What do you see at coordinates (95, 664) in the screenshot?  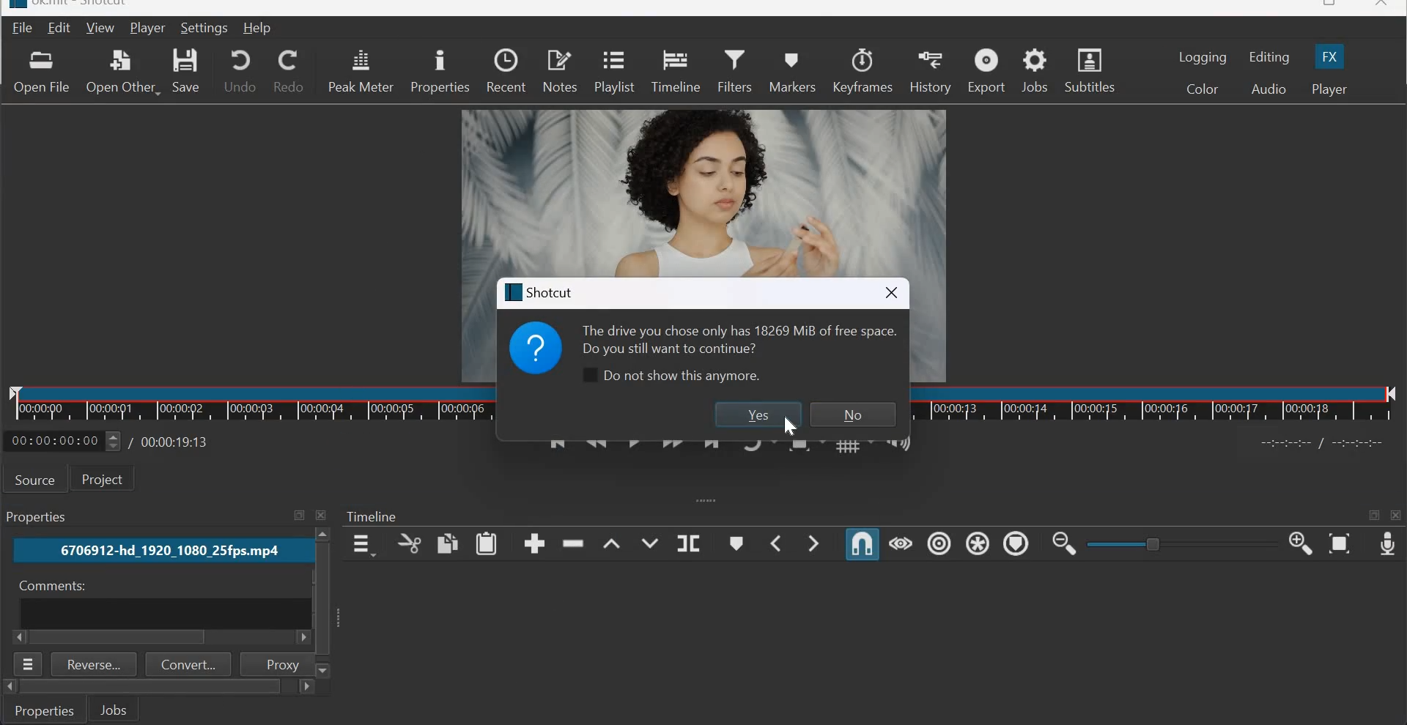 I see `reverse` at bounding box center [95, 664].